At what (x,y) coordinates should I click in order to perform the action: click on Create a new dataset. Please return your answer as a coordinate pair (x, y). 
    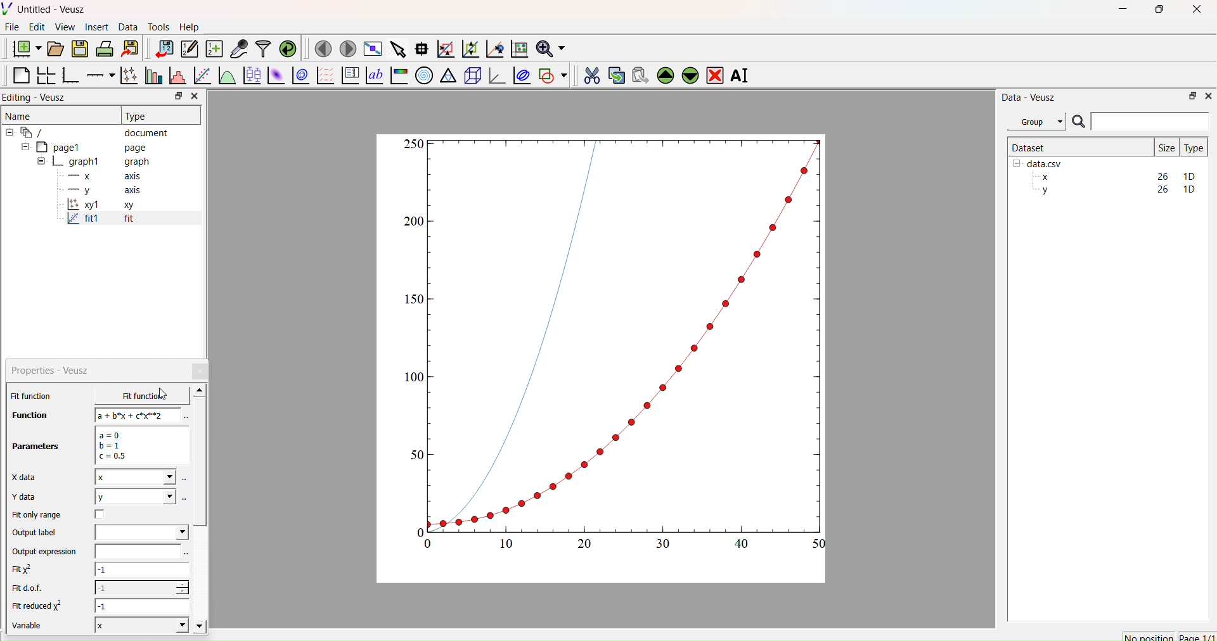
    Looking at the image, I should click on (214, 49).